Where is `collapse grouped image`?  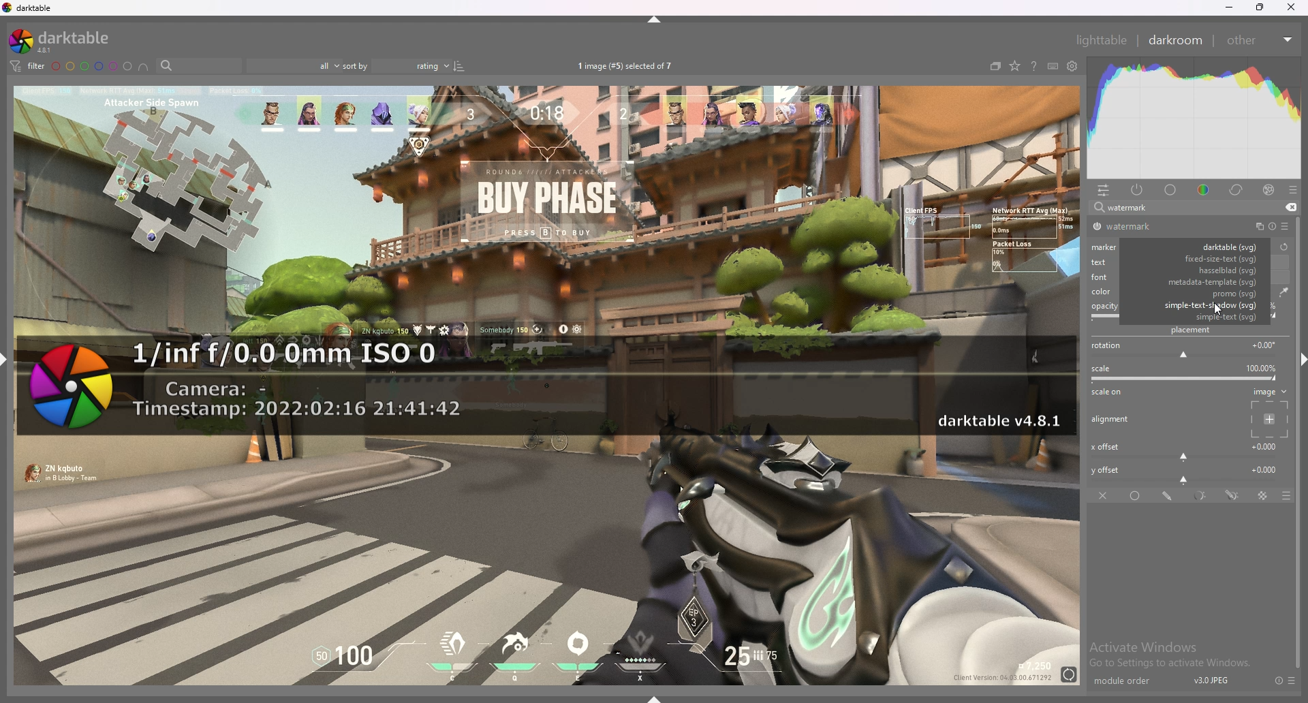 collapse grouped image is located at coordinates (995, 66).